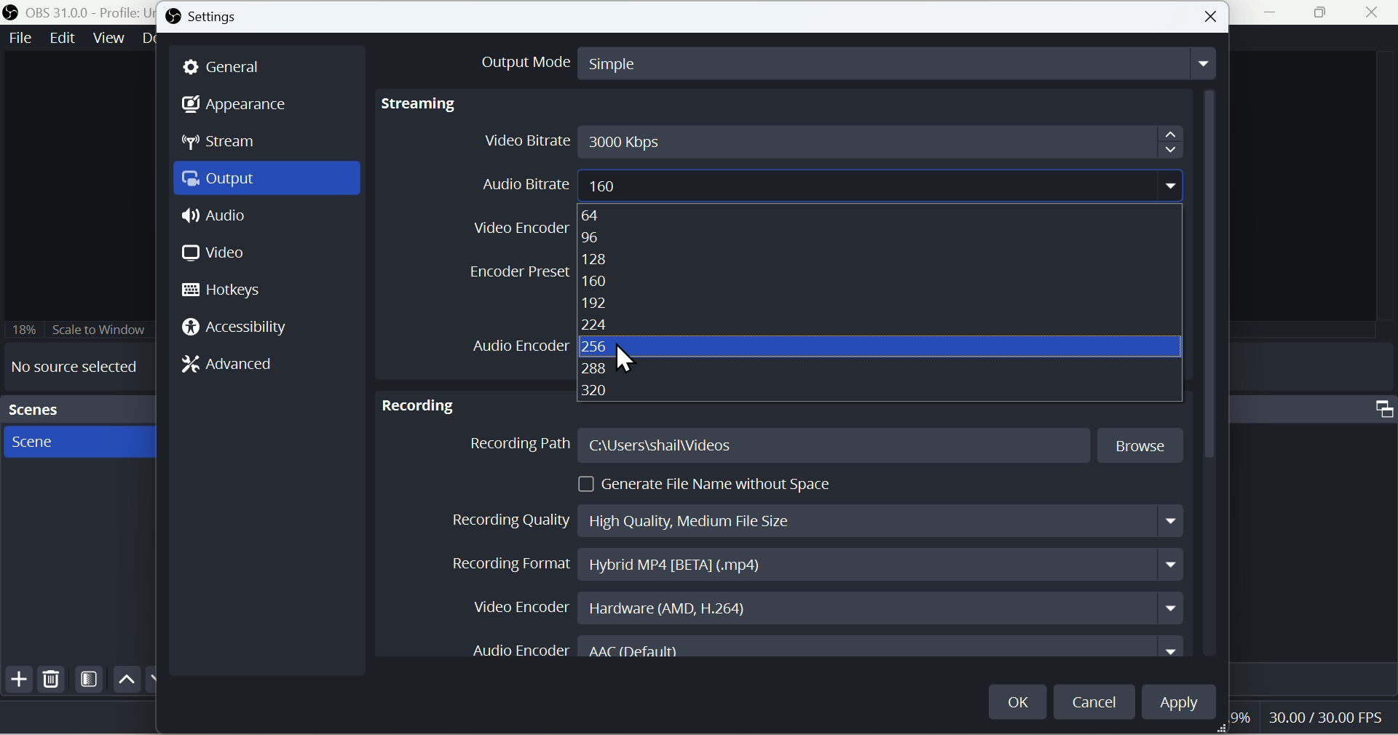 This screenshot has width=1398, height=735. What do you see at coordinates (61, 39) in the screenshot?
I see `Edit` at bounding box center [61, 39].